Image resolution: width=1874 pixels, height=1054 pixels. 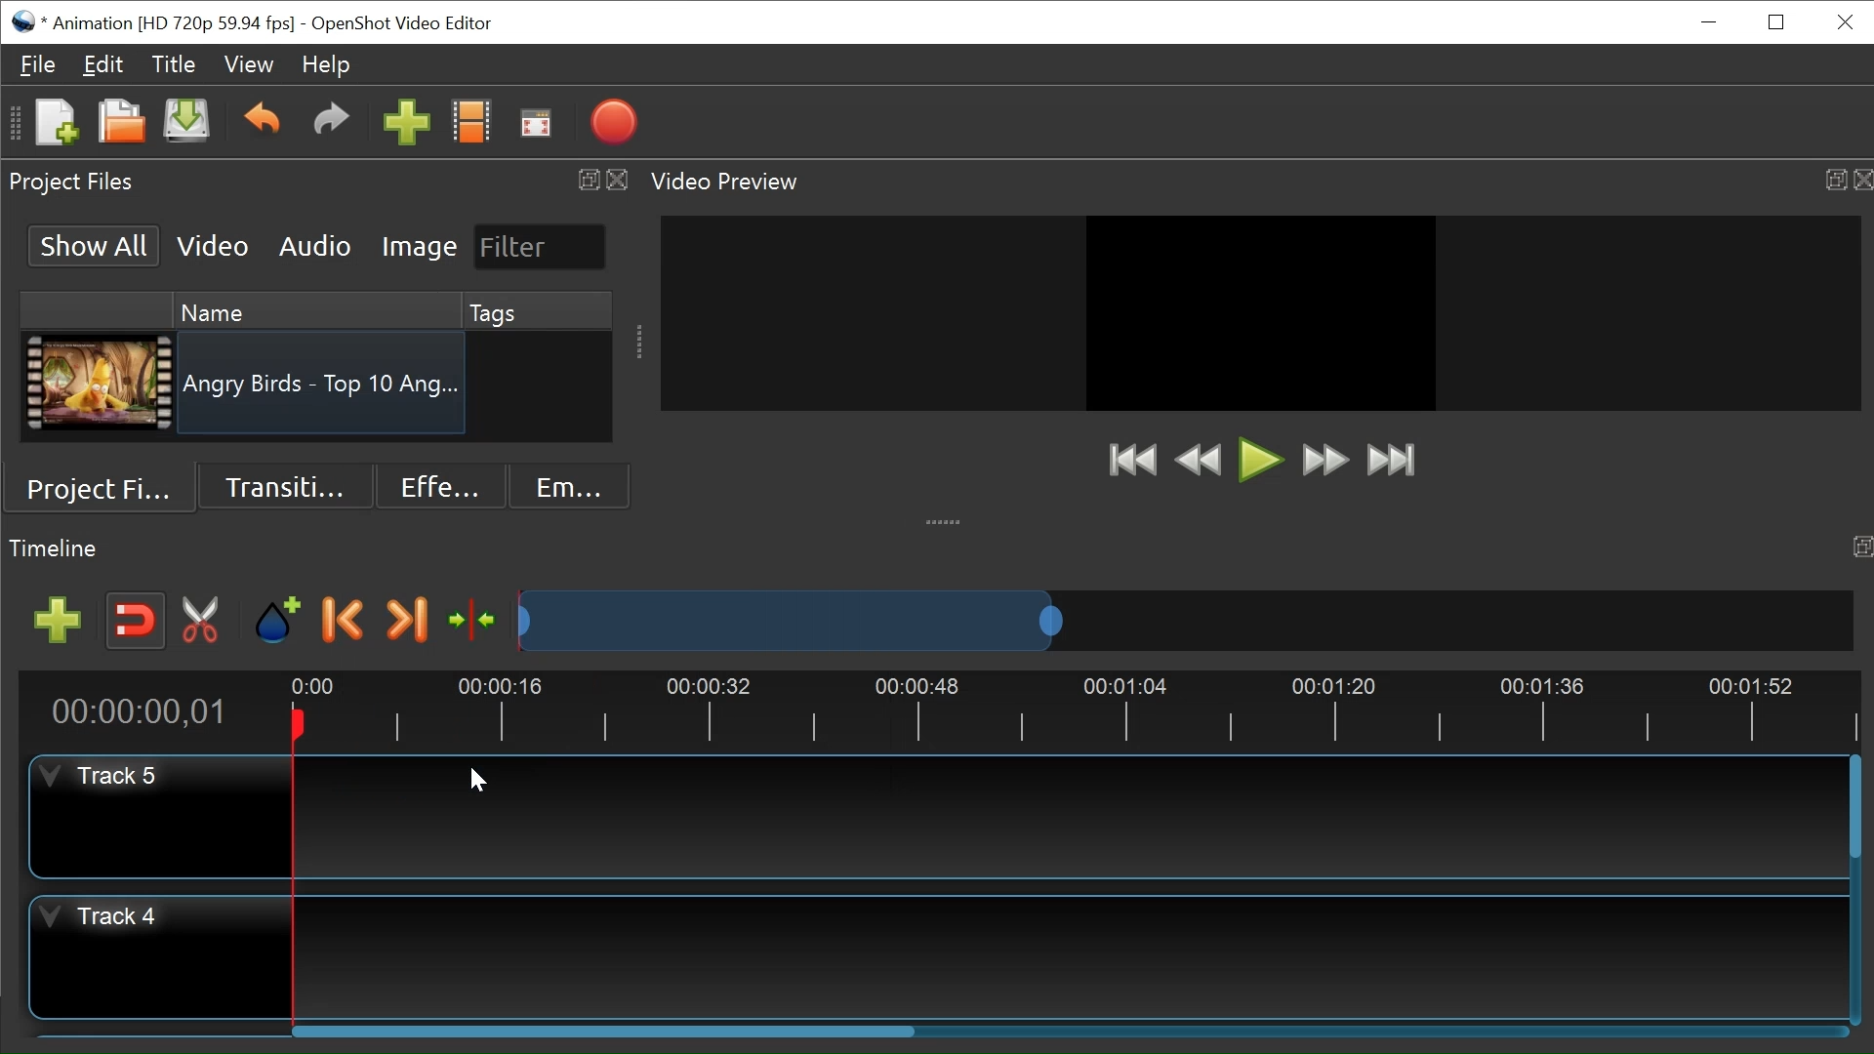 I want to click on Drag handle, so click(x=946, y=520).